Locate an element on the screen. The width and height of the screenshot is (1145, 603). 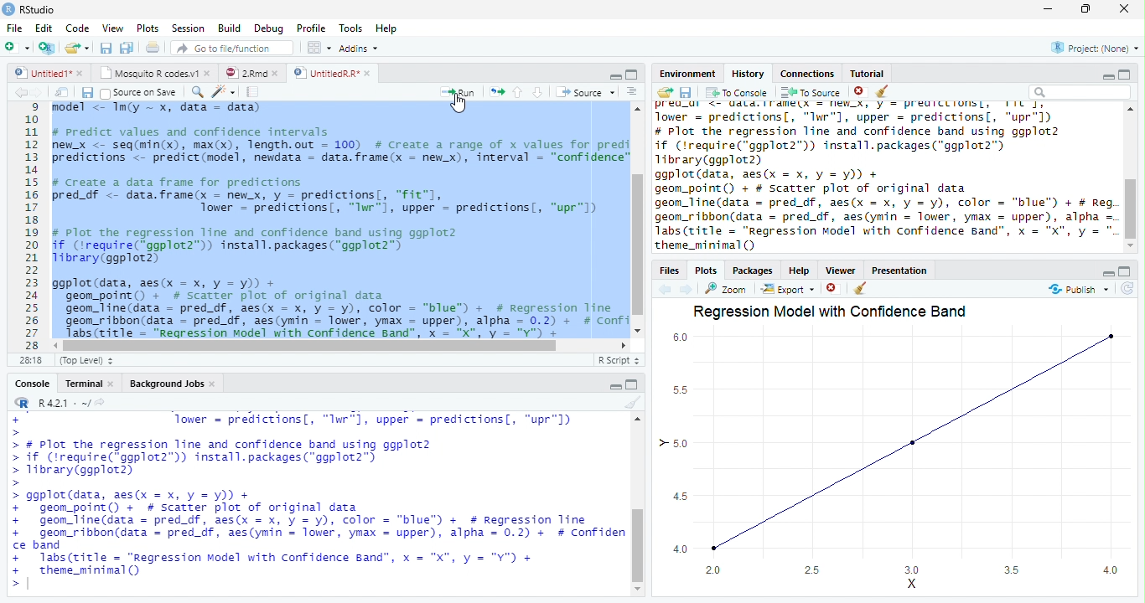
Save  is located at coordinates (109, 49).